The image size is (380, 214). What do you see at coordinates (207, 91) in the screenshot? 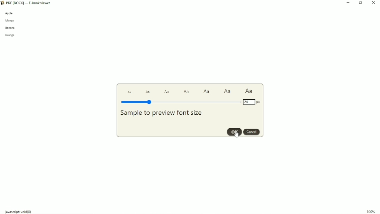
I see `Text size` at bounding box center [207, 91].